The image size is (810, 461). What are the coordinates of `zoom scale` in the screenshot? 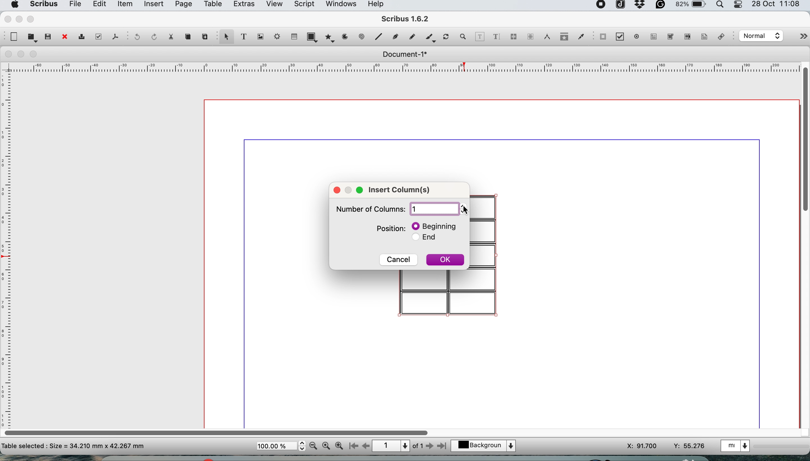 It's located at (281, 446).